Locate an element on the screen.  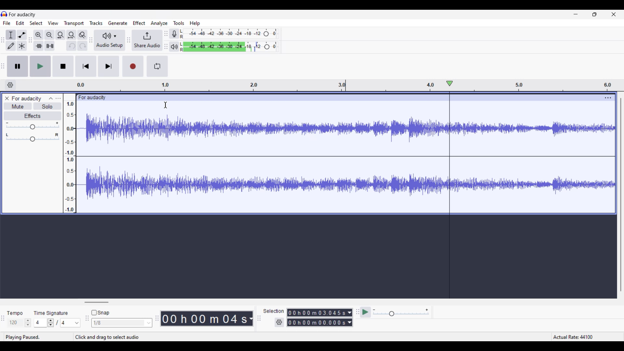
Playback speed scale is located at coordinates (401, 312).